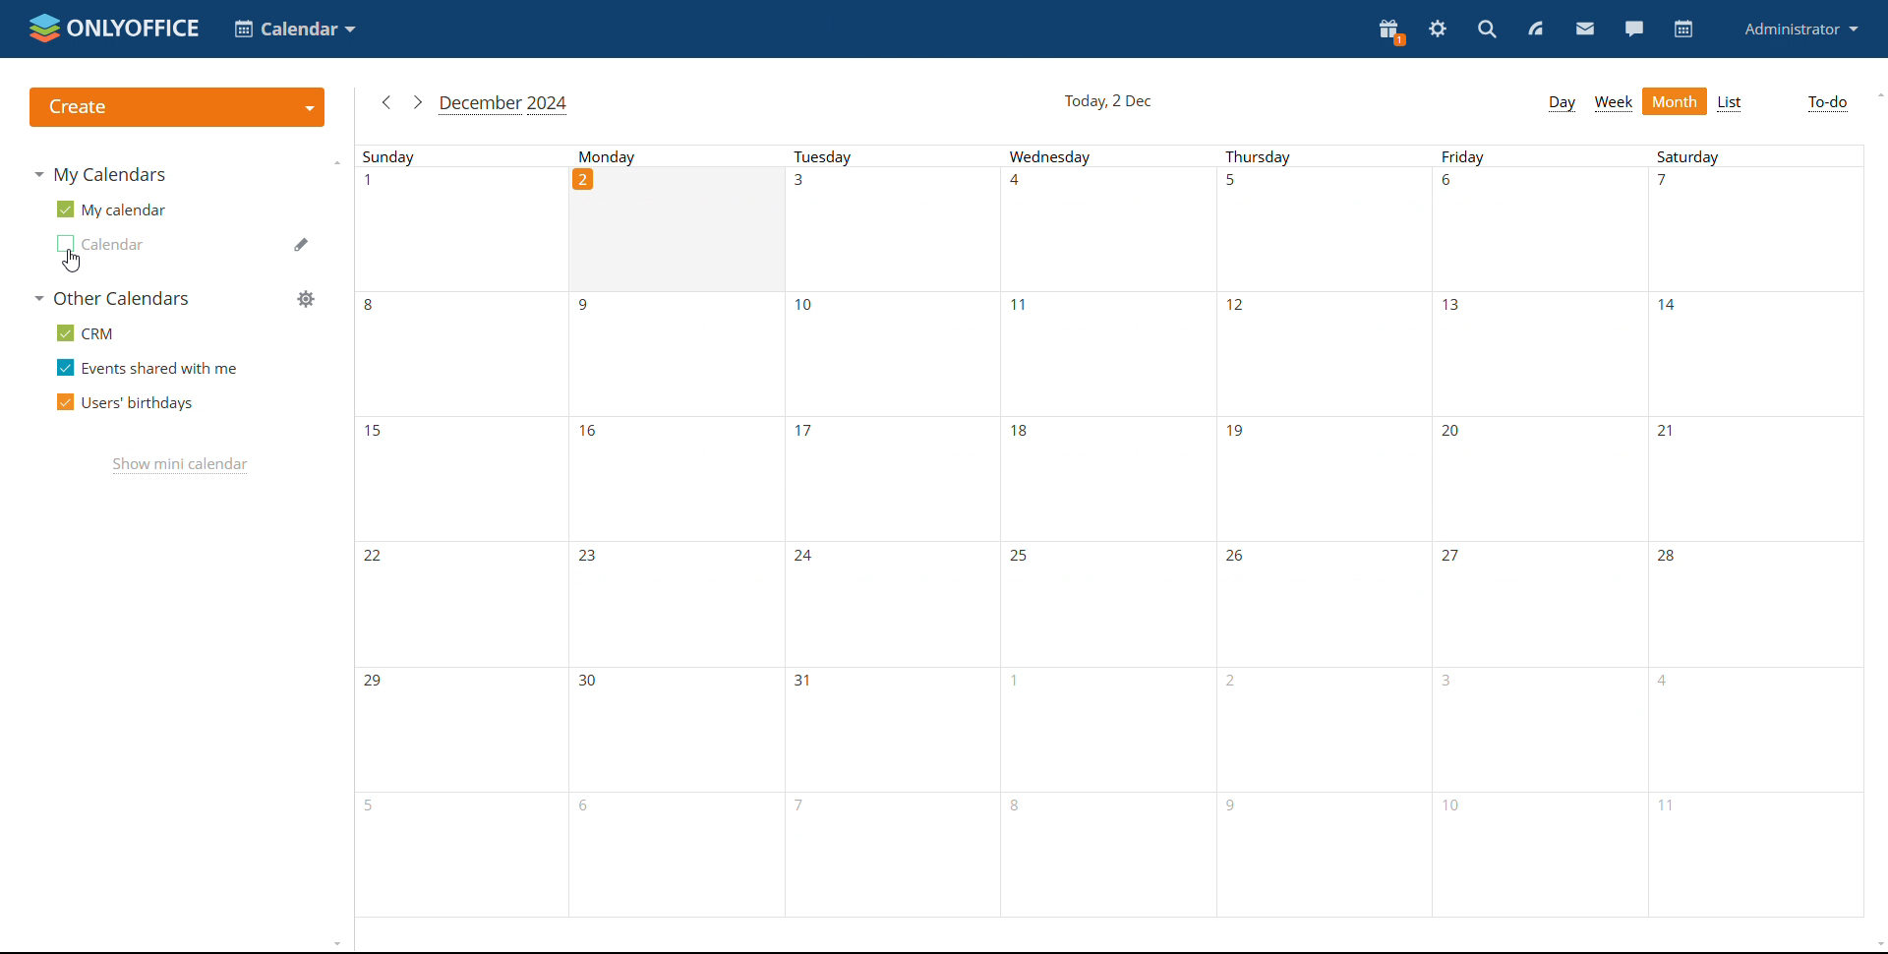 This screenshot has height=954, width=1888. I want to click on current date, so click(1106, 102).